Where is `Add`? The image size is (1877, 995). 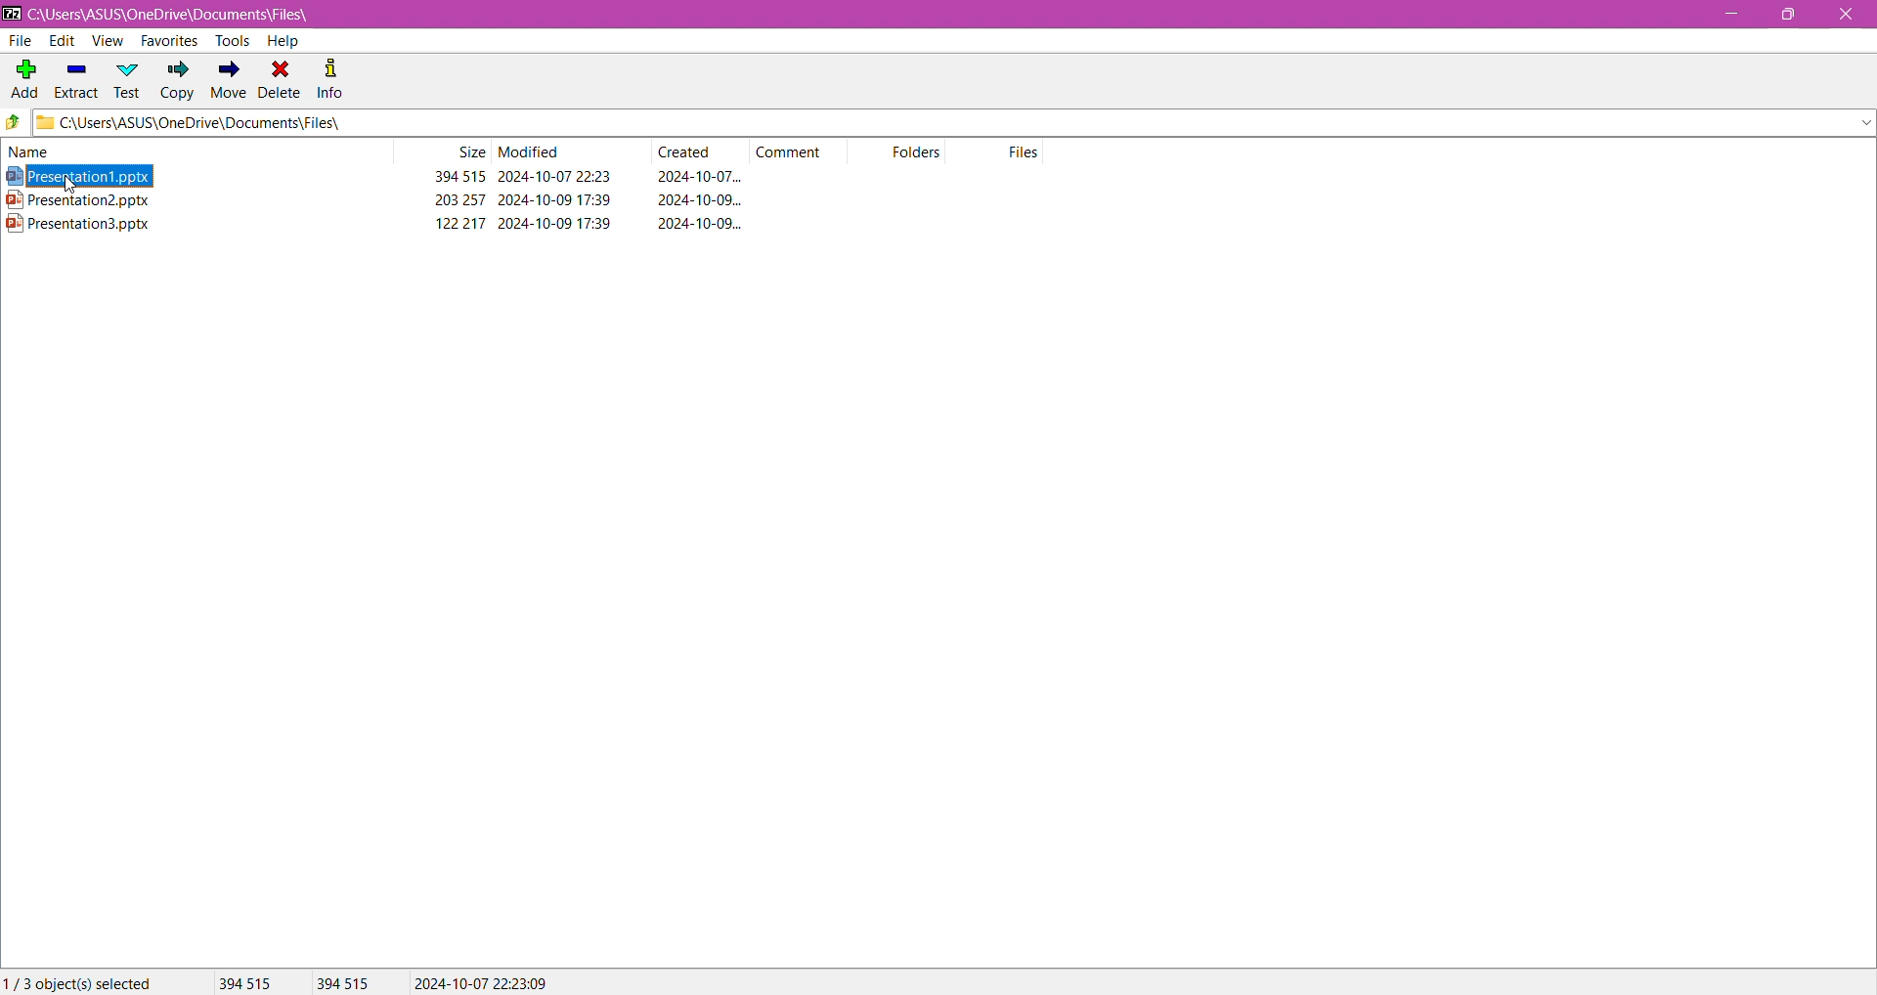
Add is located at coordinates (23, 73).